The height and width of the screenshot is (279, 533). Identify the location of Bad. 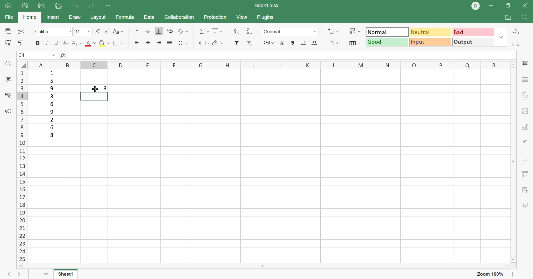
(474, 32).